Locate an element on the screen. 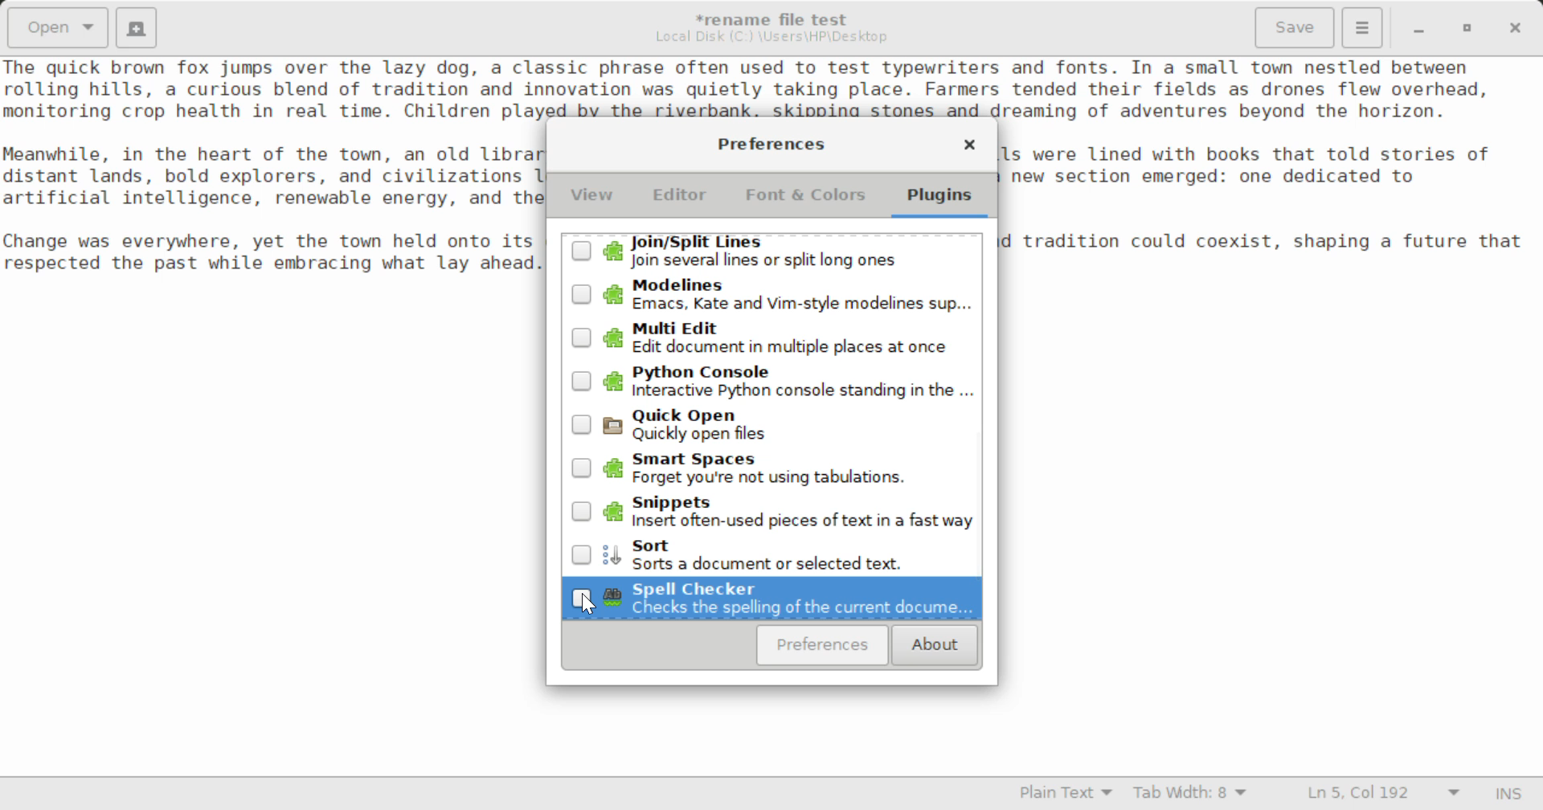 The width and height of the screenshot is (1543, 810). Quickly Open Plugin Button Unselected is located at coordinates (771, 424).